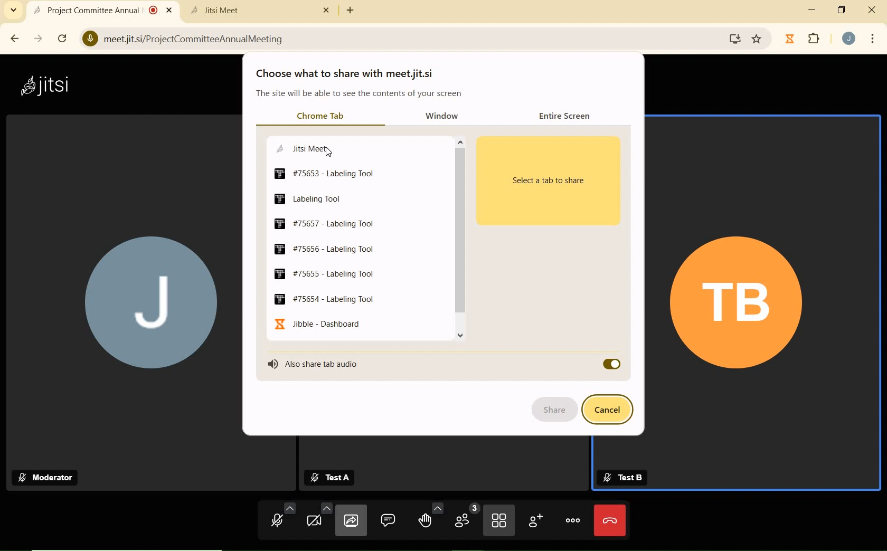 This screenshot has height=551, width=887. What do you see at coordinates (319, 116) in the screenshot?
I see `chrome tab` at bounding box center [319, 116].